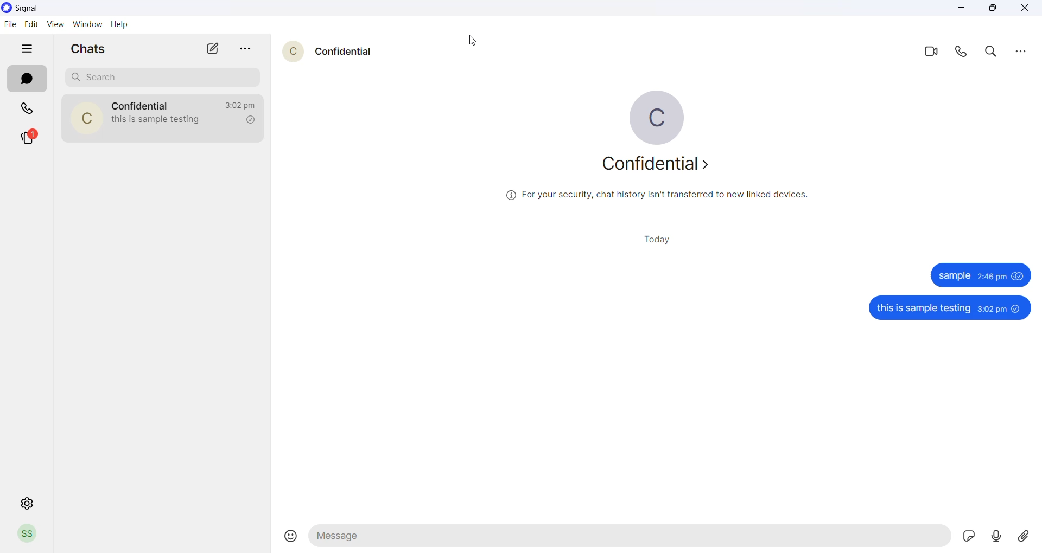 The image size is (1042, 553). I want to click on chats heading, so click(86, 49).